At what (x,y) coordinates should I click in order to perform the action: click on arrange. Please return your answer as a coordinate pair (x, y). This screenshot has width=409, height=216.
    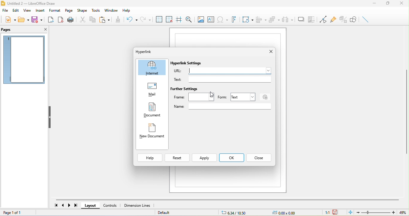
    Looking at the image, I should click on (275, 19).